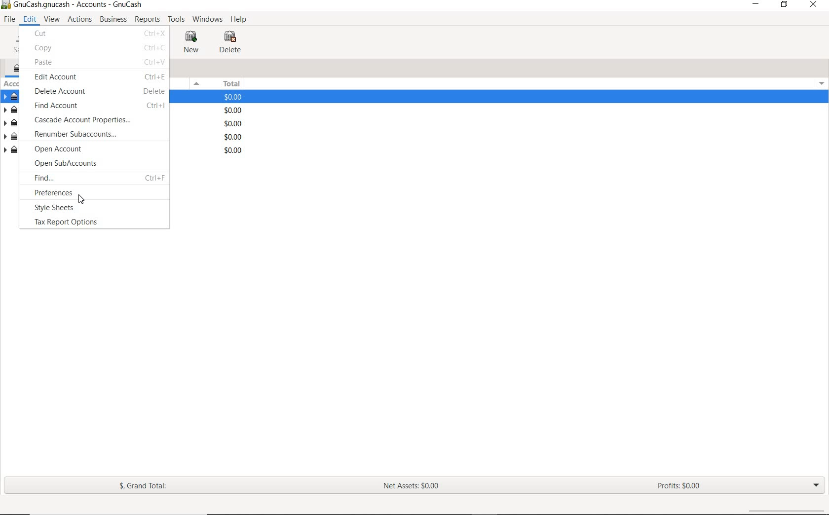 The width and height of the screenshot is (829, 515). I want to click on DELETE, so click(231, 44).